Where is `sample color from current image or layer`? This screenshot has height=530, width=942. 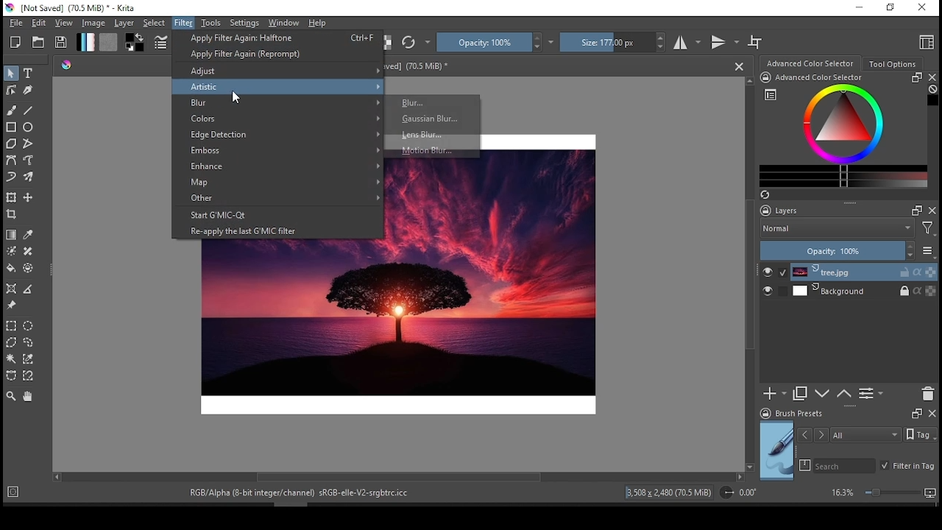
sample color from current image or layer is located at coordinates (29, 234).